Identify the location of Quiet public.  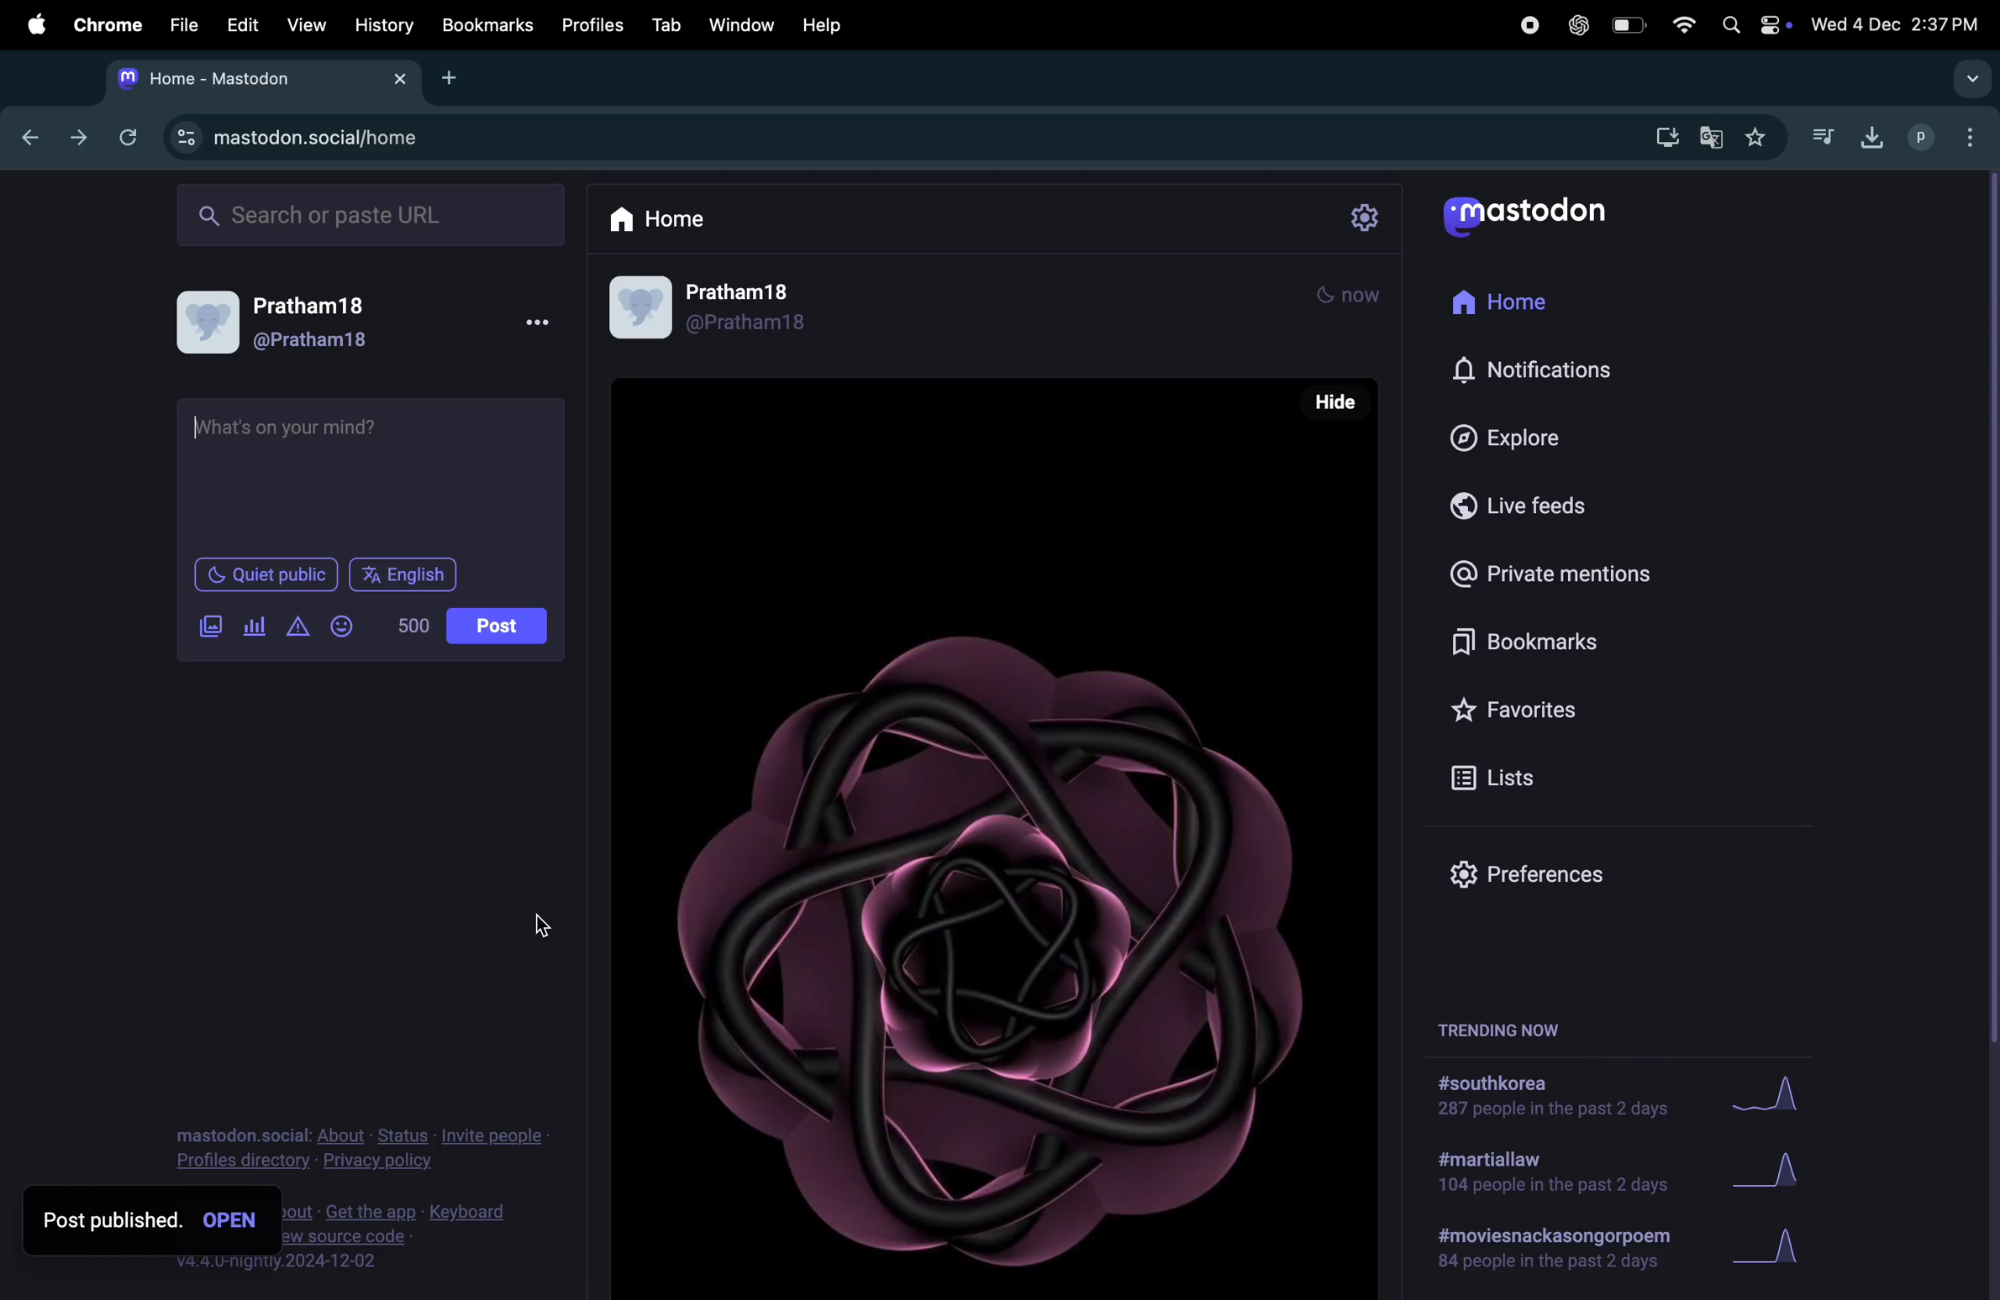
(266, 573).